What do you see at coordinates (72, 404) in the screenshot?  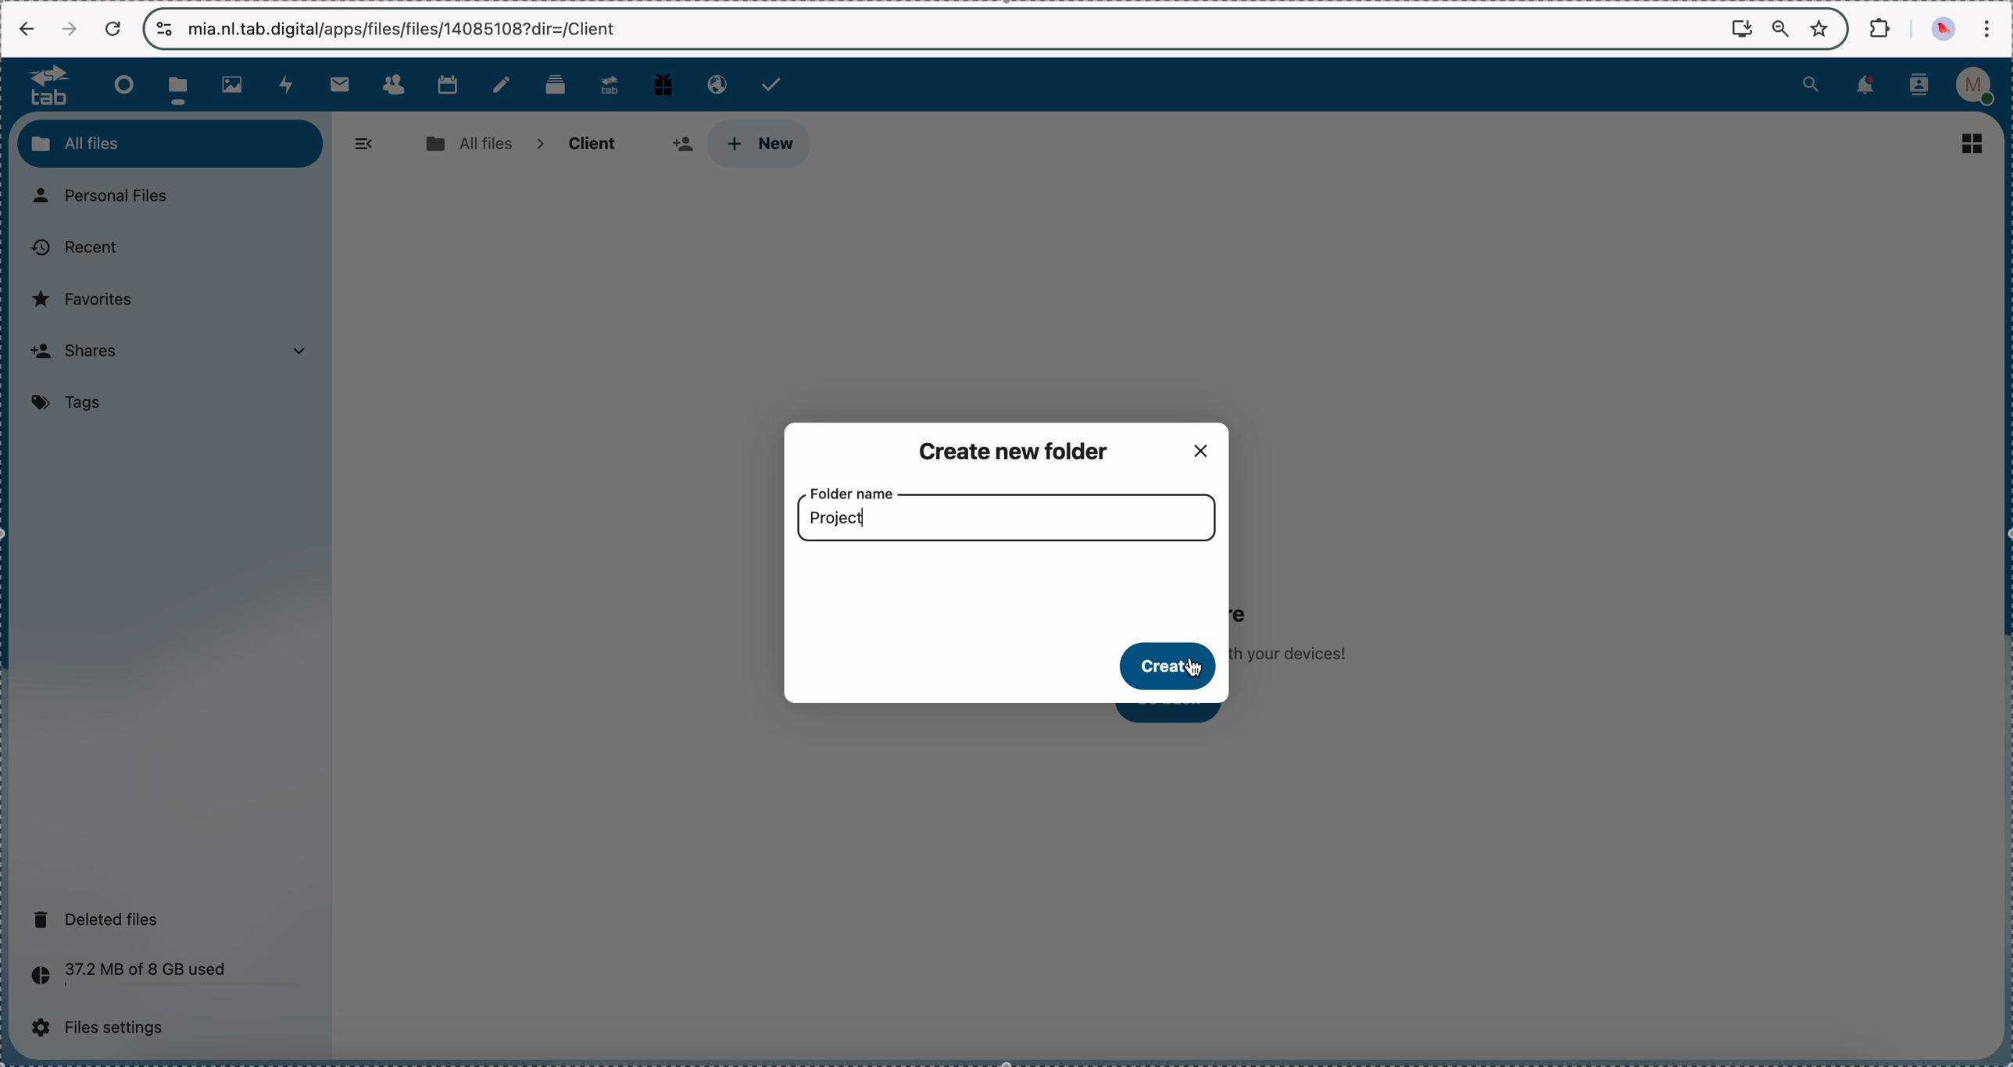 I see `tags` at bounding box center [72, 404].